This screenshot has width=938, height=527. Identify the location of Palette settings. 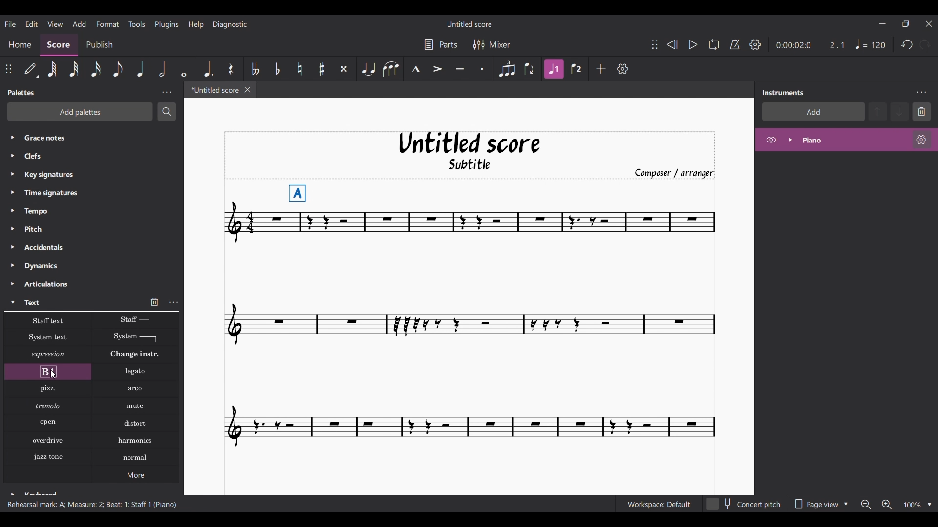
(167, 92).